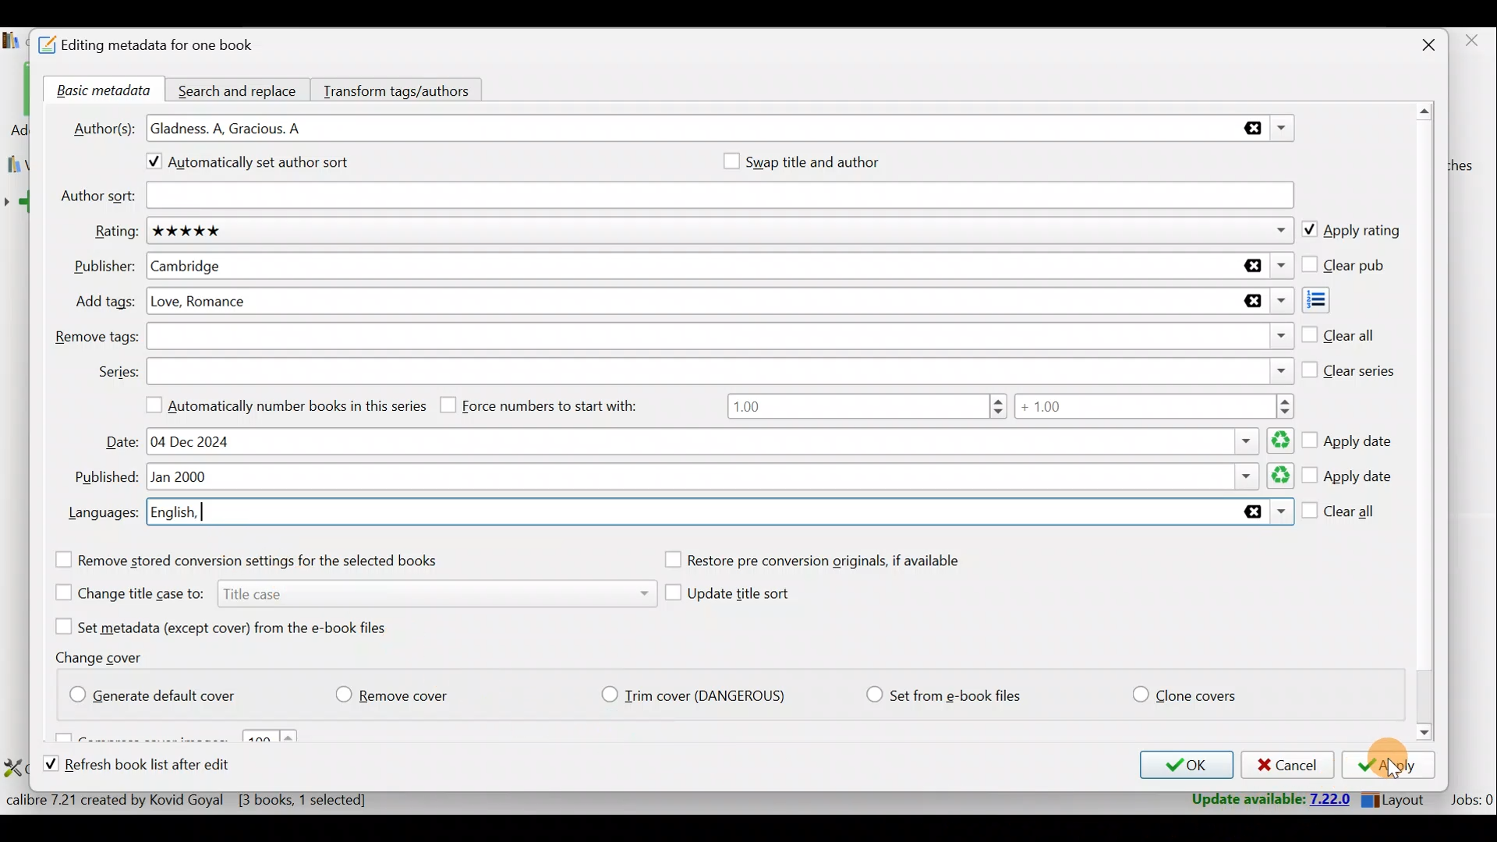 This screenshot has height=842, width=1497. I want to click on Publisher, so click(719, 267).